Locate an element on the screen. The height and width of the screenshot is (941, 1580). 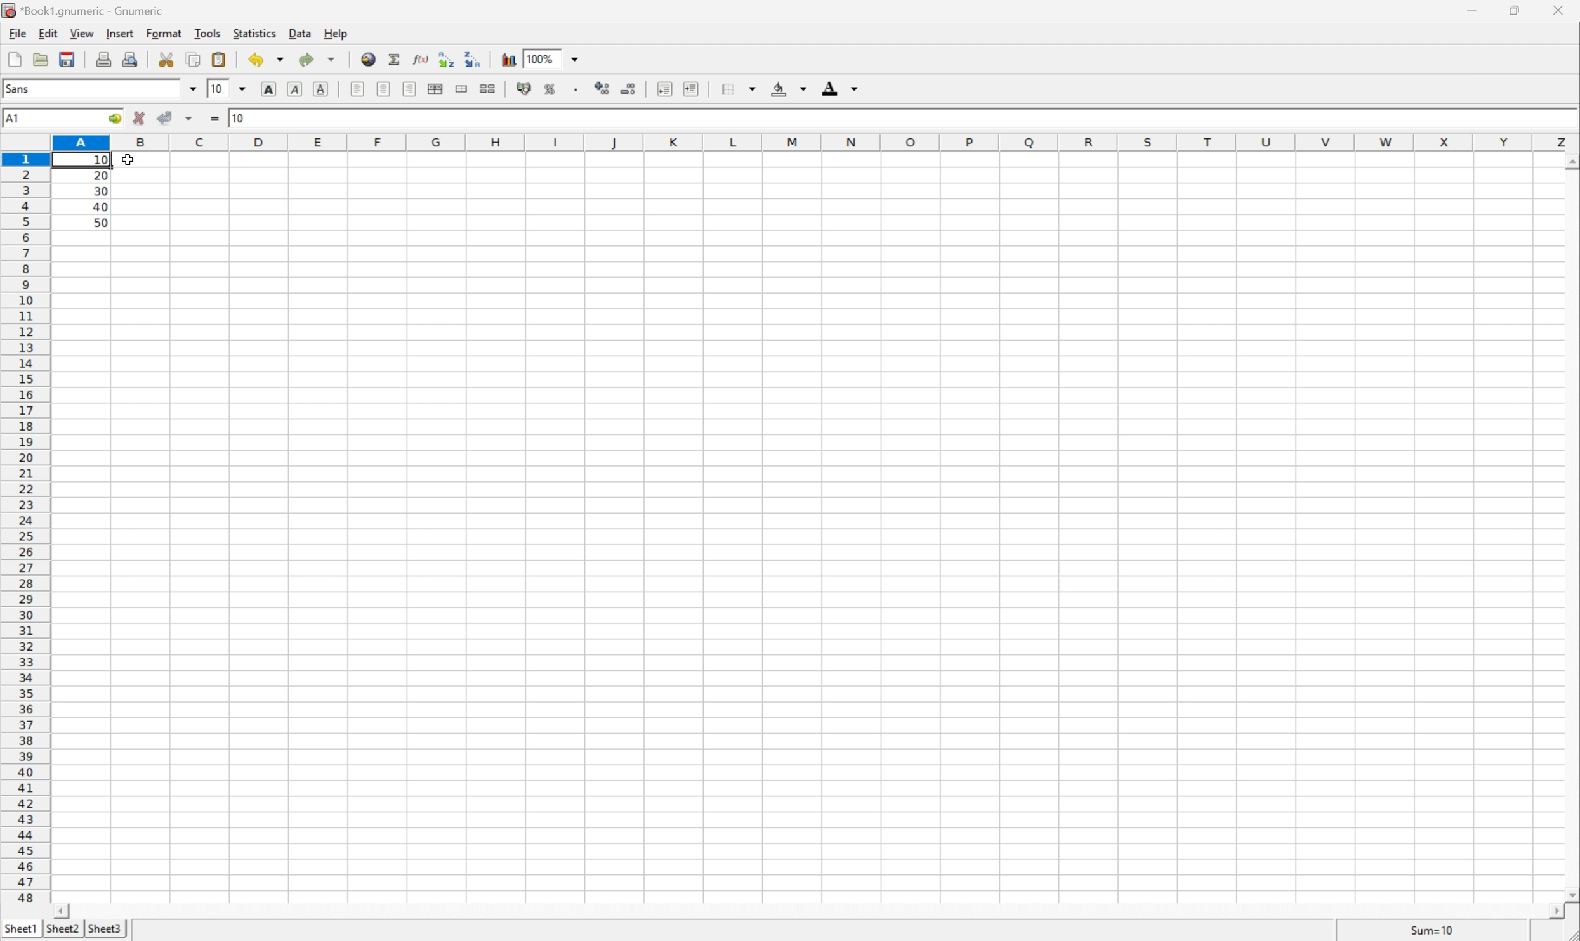
Paste clipboard is located at coordinates (218, 60).